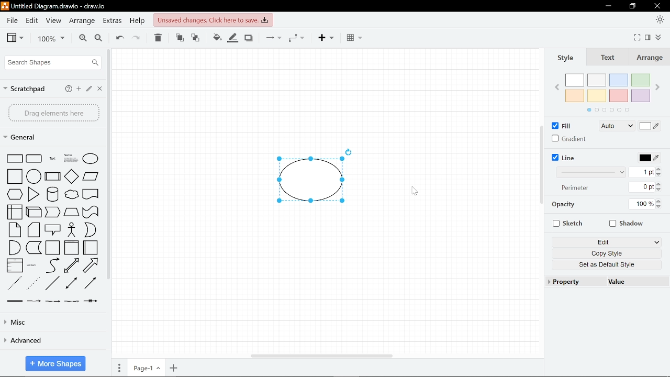 The height and width of the screenshot is (377, 670). I want to click on property, so click(566, 281).